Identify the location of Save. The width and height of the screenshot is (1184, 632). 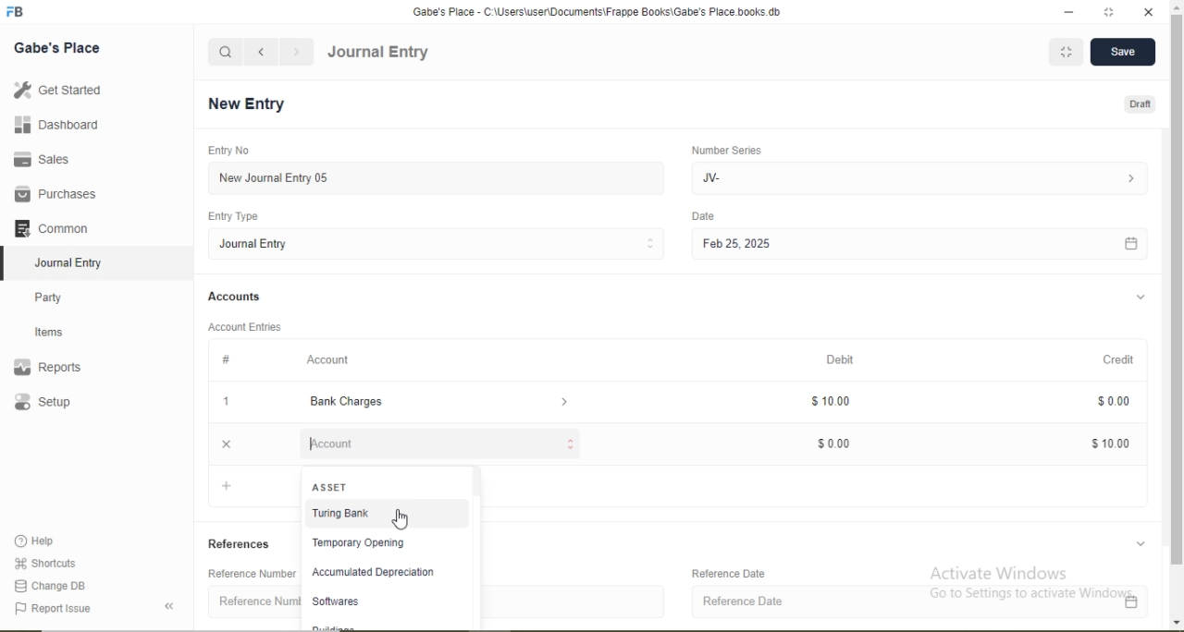
(1121, 54).